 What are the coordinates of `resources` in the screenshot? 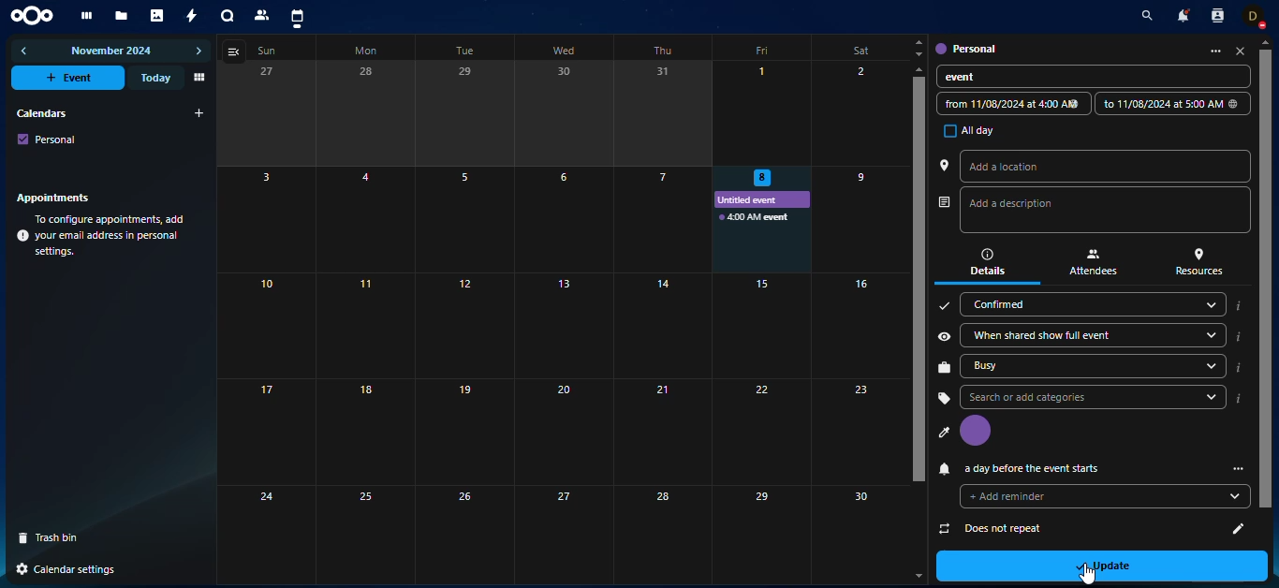 It's located at (1201, 262).